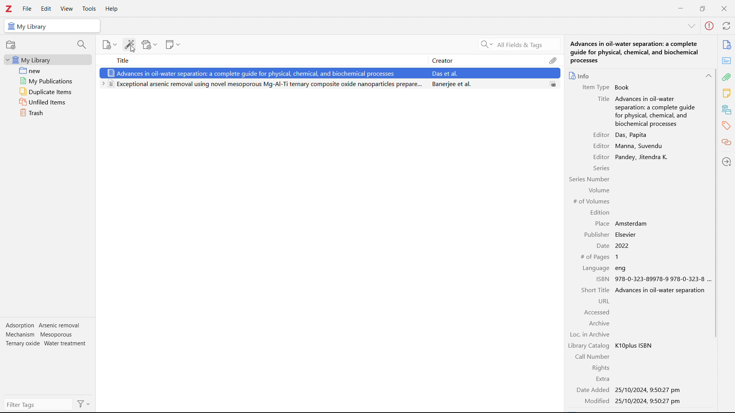 Image resolution: width=735 pixels, height=413 pixels. What do you see at coordinates (661, 290) in the screenshot?
I see `Advances in oil-water separation` at bounding box center [661, 290].